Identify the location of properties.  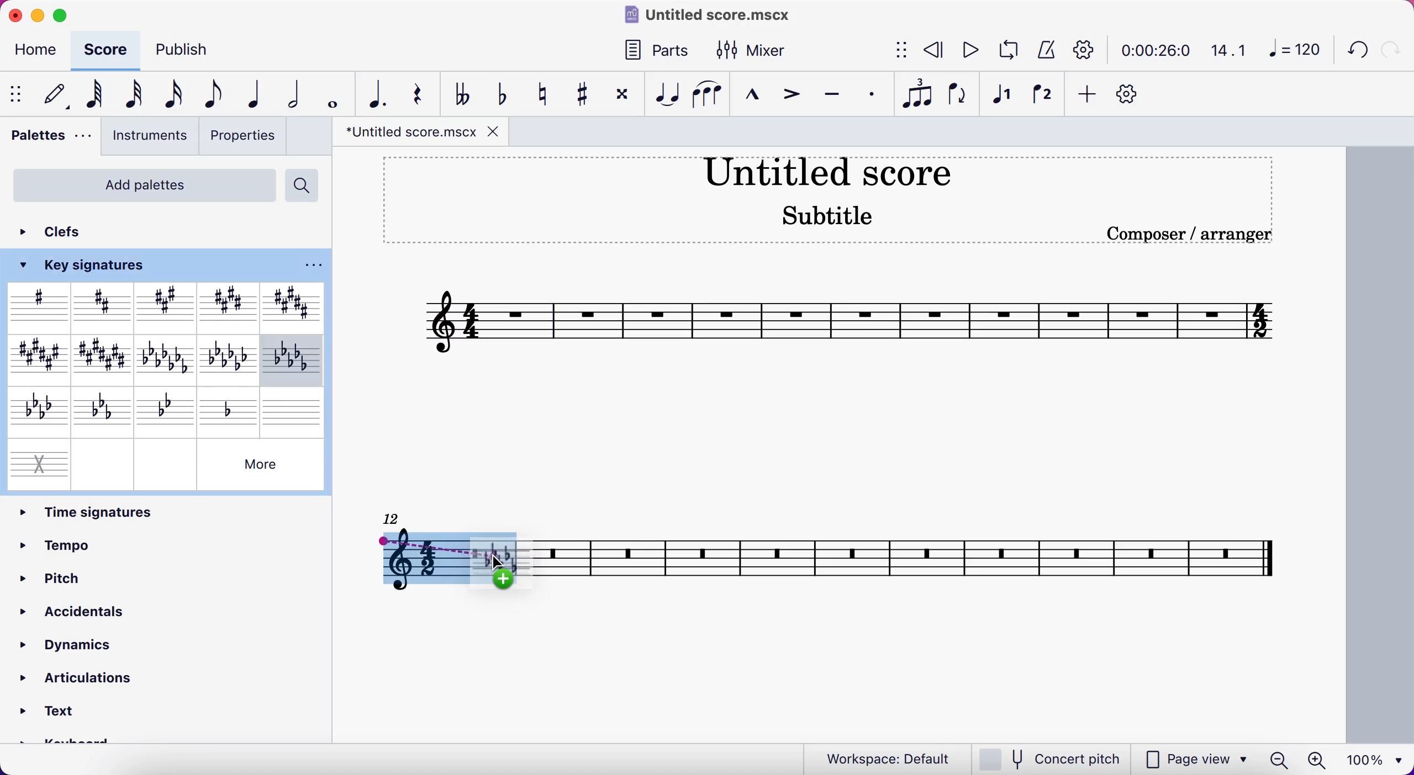
(245, 137).